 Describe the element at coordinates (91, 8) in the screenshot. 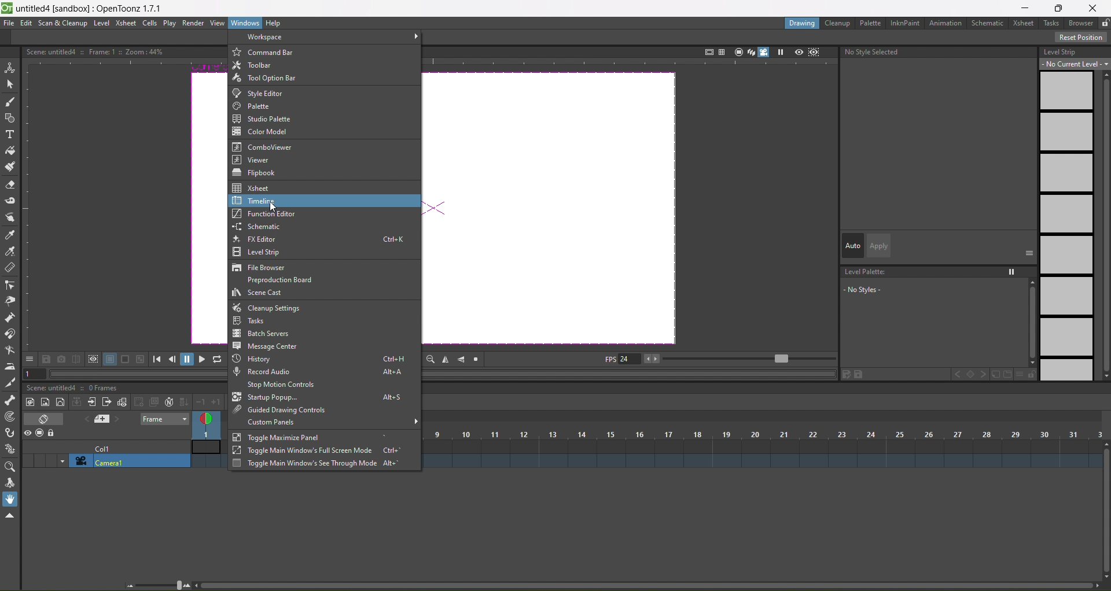

I see `untitledd [sandbox] :OpenToonz 1.7.1` at that location.